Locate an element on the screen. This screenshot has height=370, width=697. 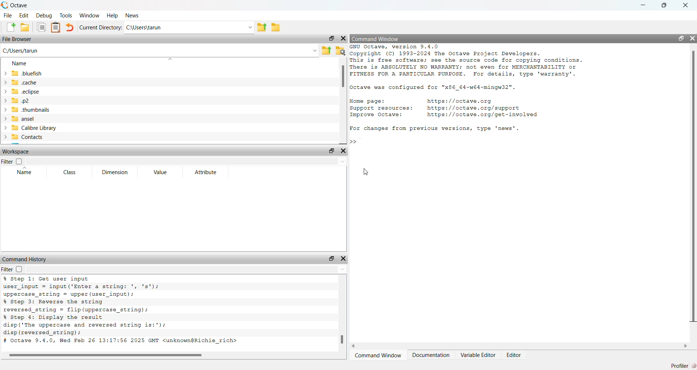
copy is located at coordinates (41, 28).